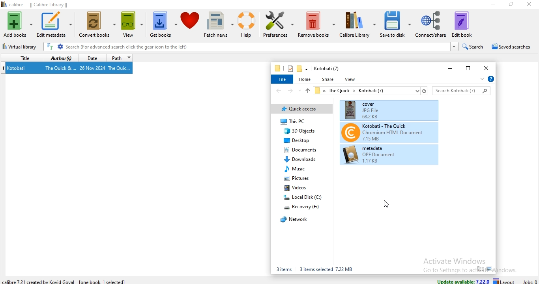 The width and height of the screenshot is (539, 284). What do you see at coordinates (163, 25) in the screenshot?
I see `get books` at bounding box center [163, 25].